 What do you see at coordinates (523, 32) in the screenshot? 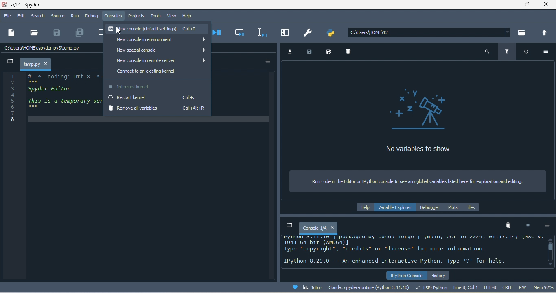
I see `browse` at bounding box center [523, 32].